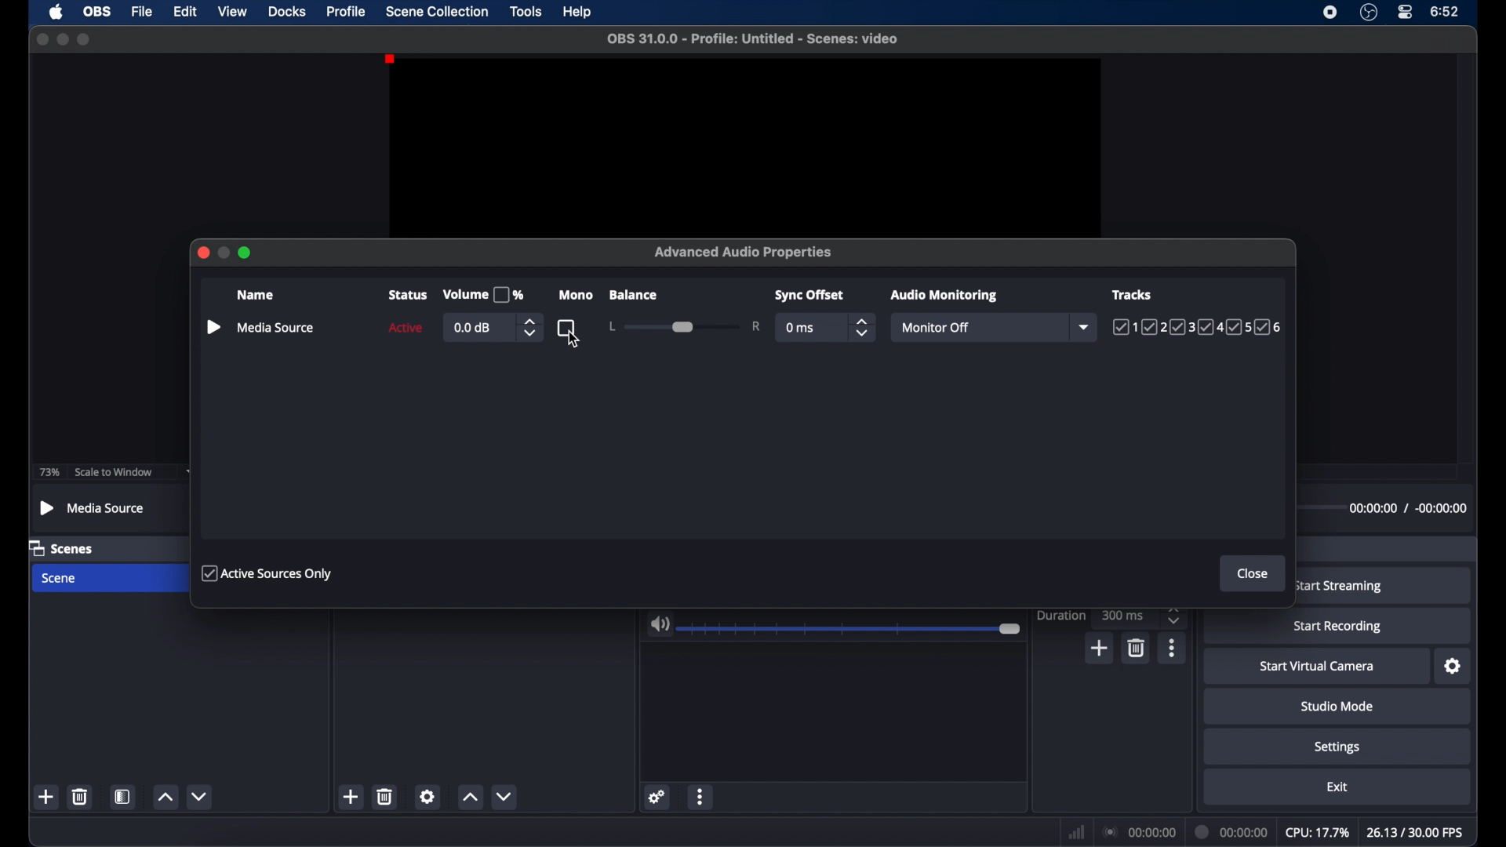 Image resolution: width=1506 pixels, height=847 pixels. I want to click on balance, so click(634, 295).